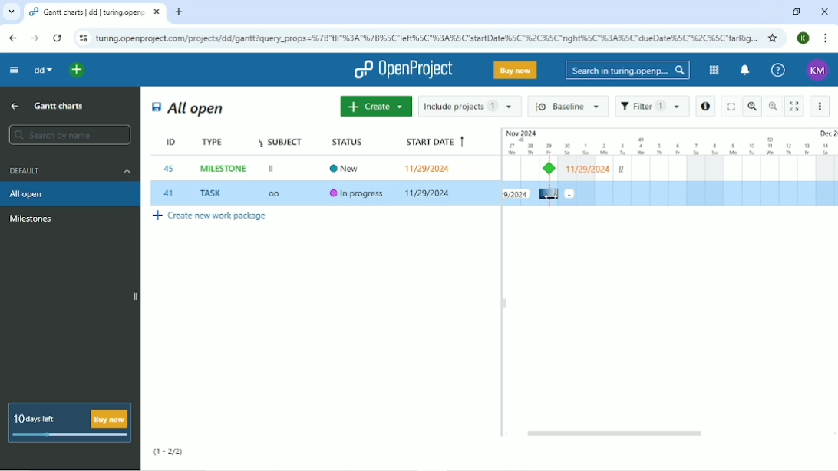 This screenshot has width=838, height=471. I want to click on Customize and control google chrome, so click(826, 39).